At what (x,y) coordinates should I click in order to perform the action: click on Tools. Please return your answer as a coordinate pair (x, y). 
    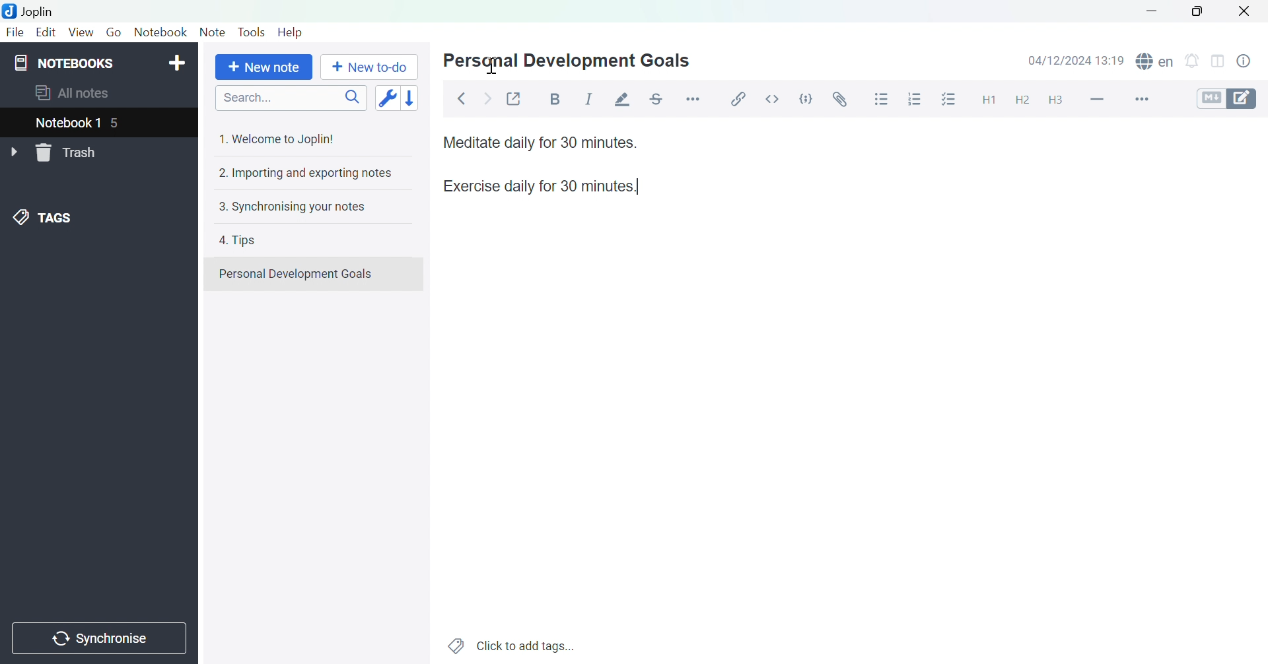
    Looking at the image, I should click on (253, 31).